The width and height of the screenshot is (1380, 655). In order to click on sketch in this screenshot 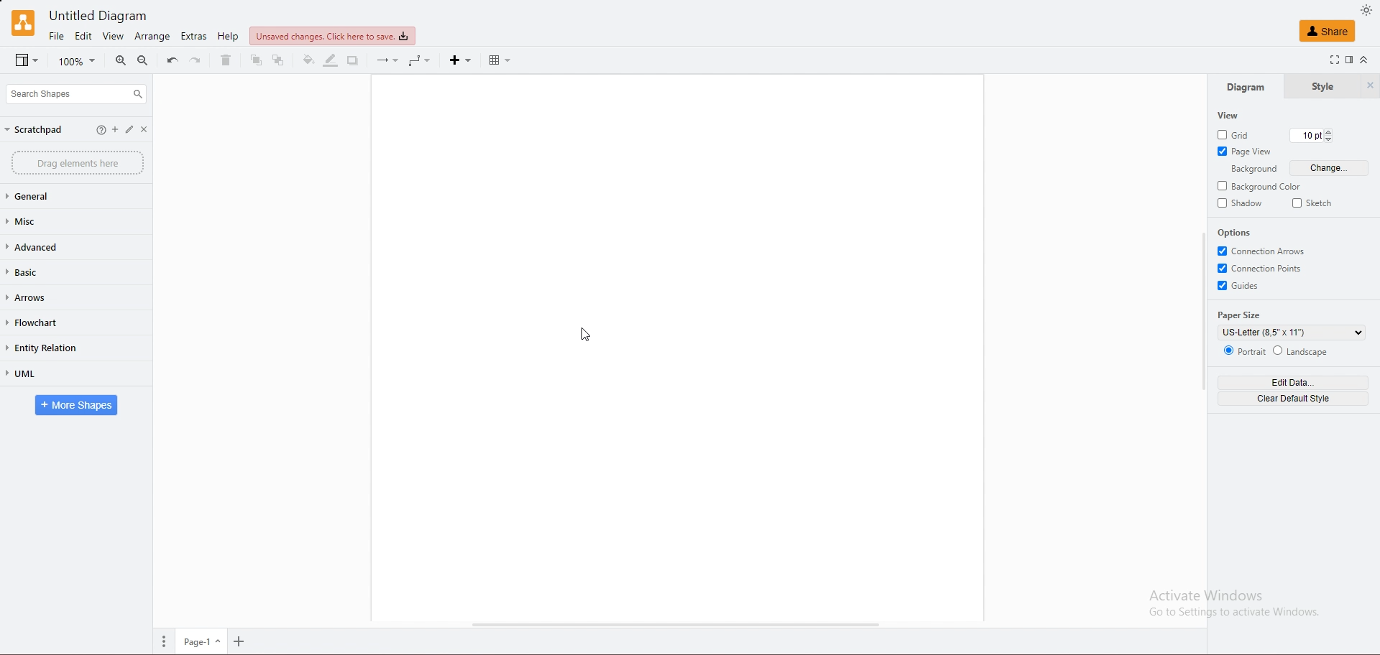, I will do `click(1312, 202)`.